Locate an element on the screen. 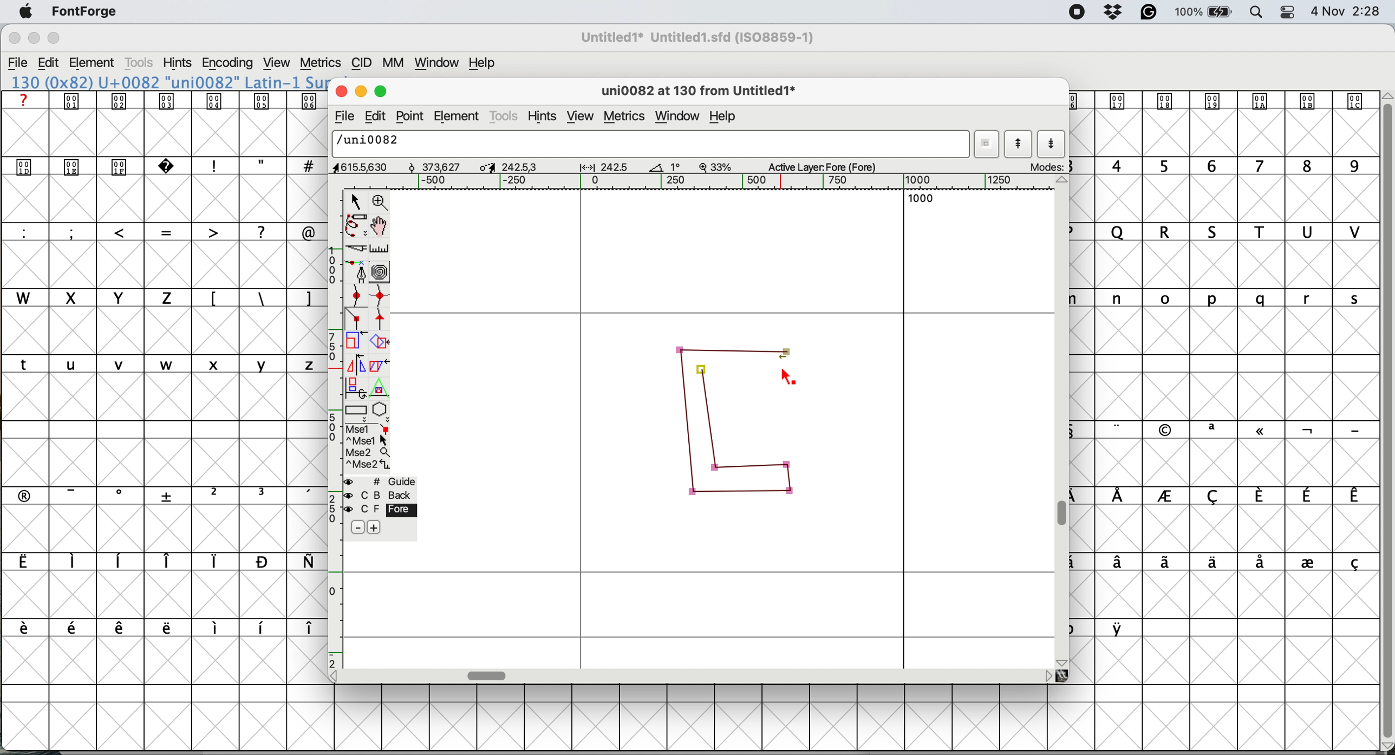  close is located at coordinates (339, 89).